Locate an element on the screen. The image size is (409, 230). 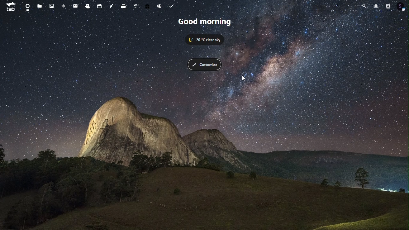
note is located at coordinates (112, 6).